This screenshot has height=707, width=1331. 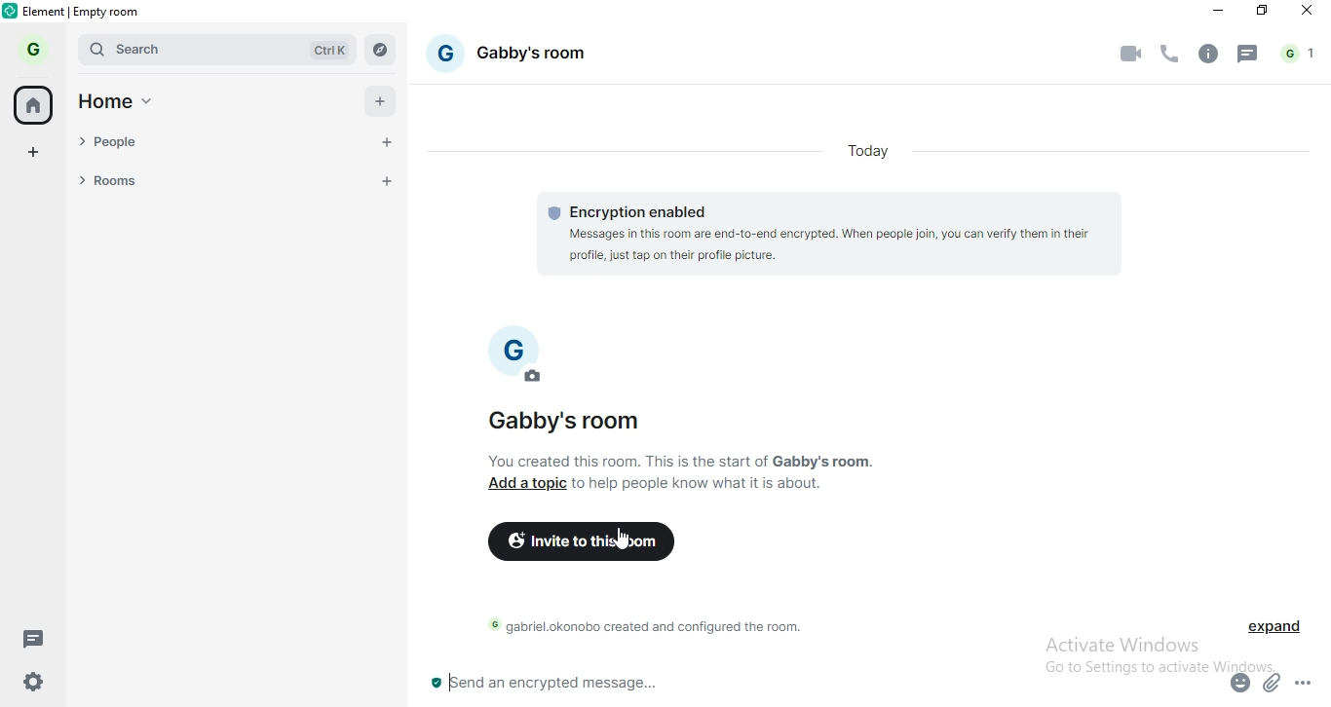 What do you see at coordinates (36, 49) in the screenshot?
I see `G` at bounding box center [36, 49].